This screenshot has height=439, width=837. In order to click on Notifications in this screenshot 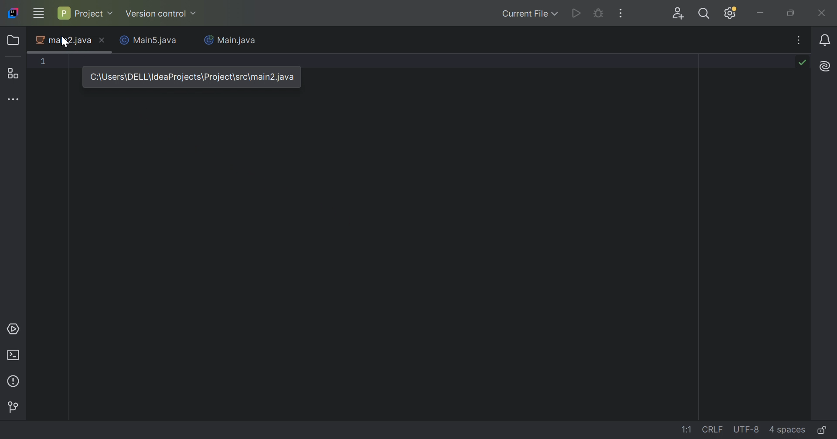, I will do `click(827, 41)`.